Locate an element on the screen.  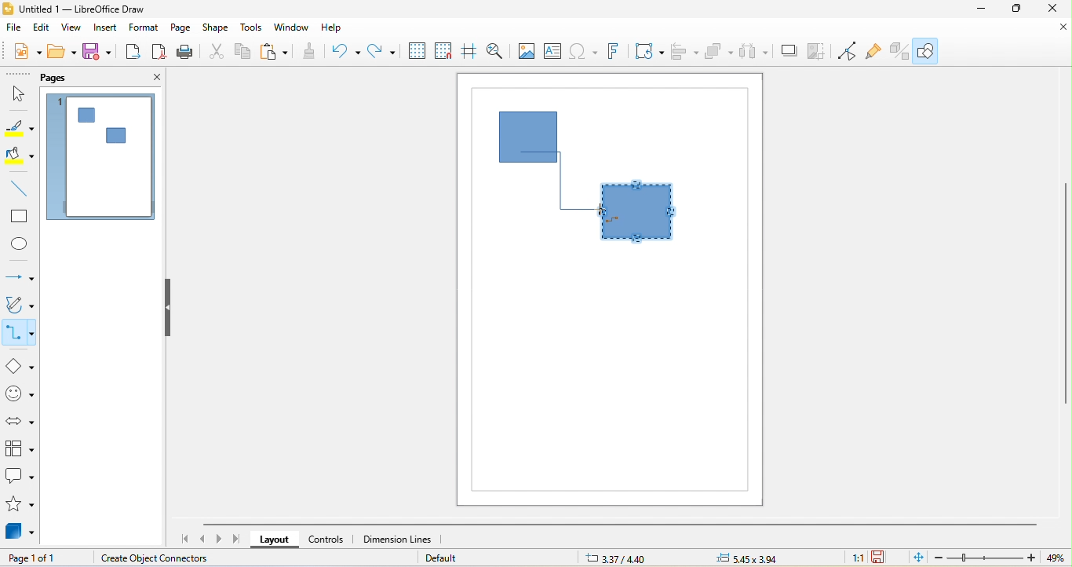
5.45 x 3.94 is located at coordinates (767, 559).